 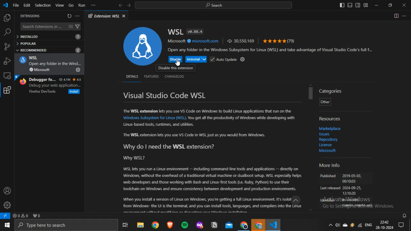 What do you see at coordinates (78, 27) in the screenshot?
I see `filter` at bounding box center [78, 27].